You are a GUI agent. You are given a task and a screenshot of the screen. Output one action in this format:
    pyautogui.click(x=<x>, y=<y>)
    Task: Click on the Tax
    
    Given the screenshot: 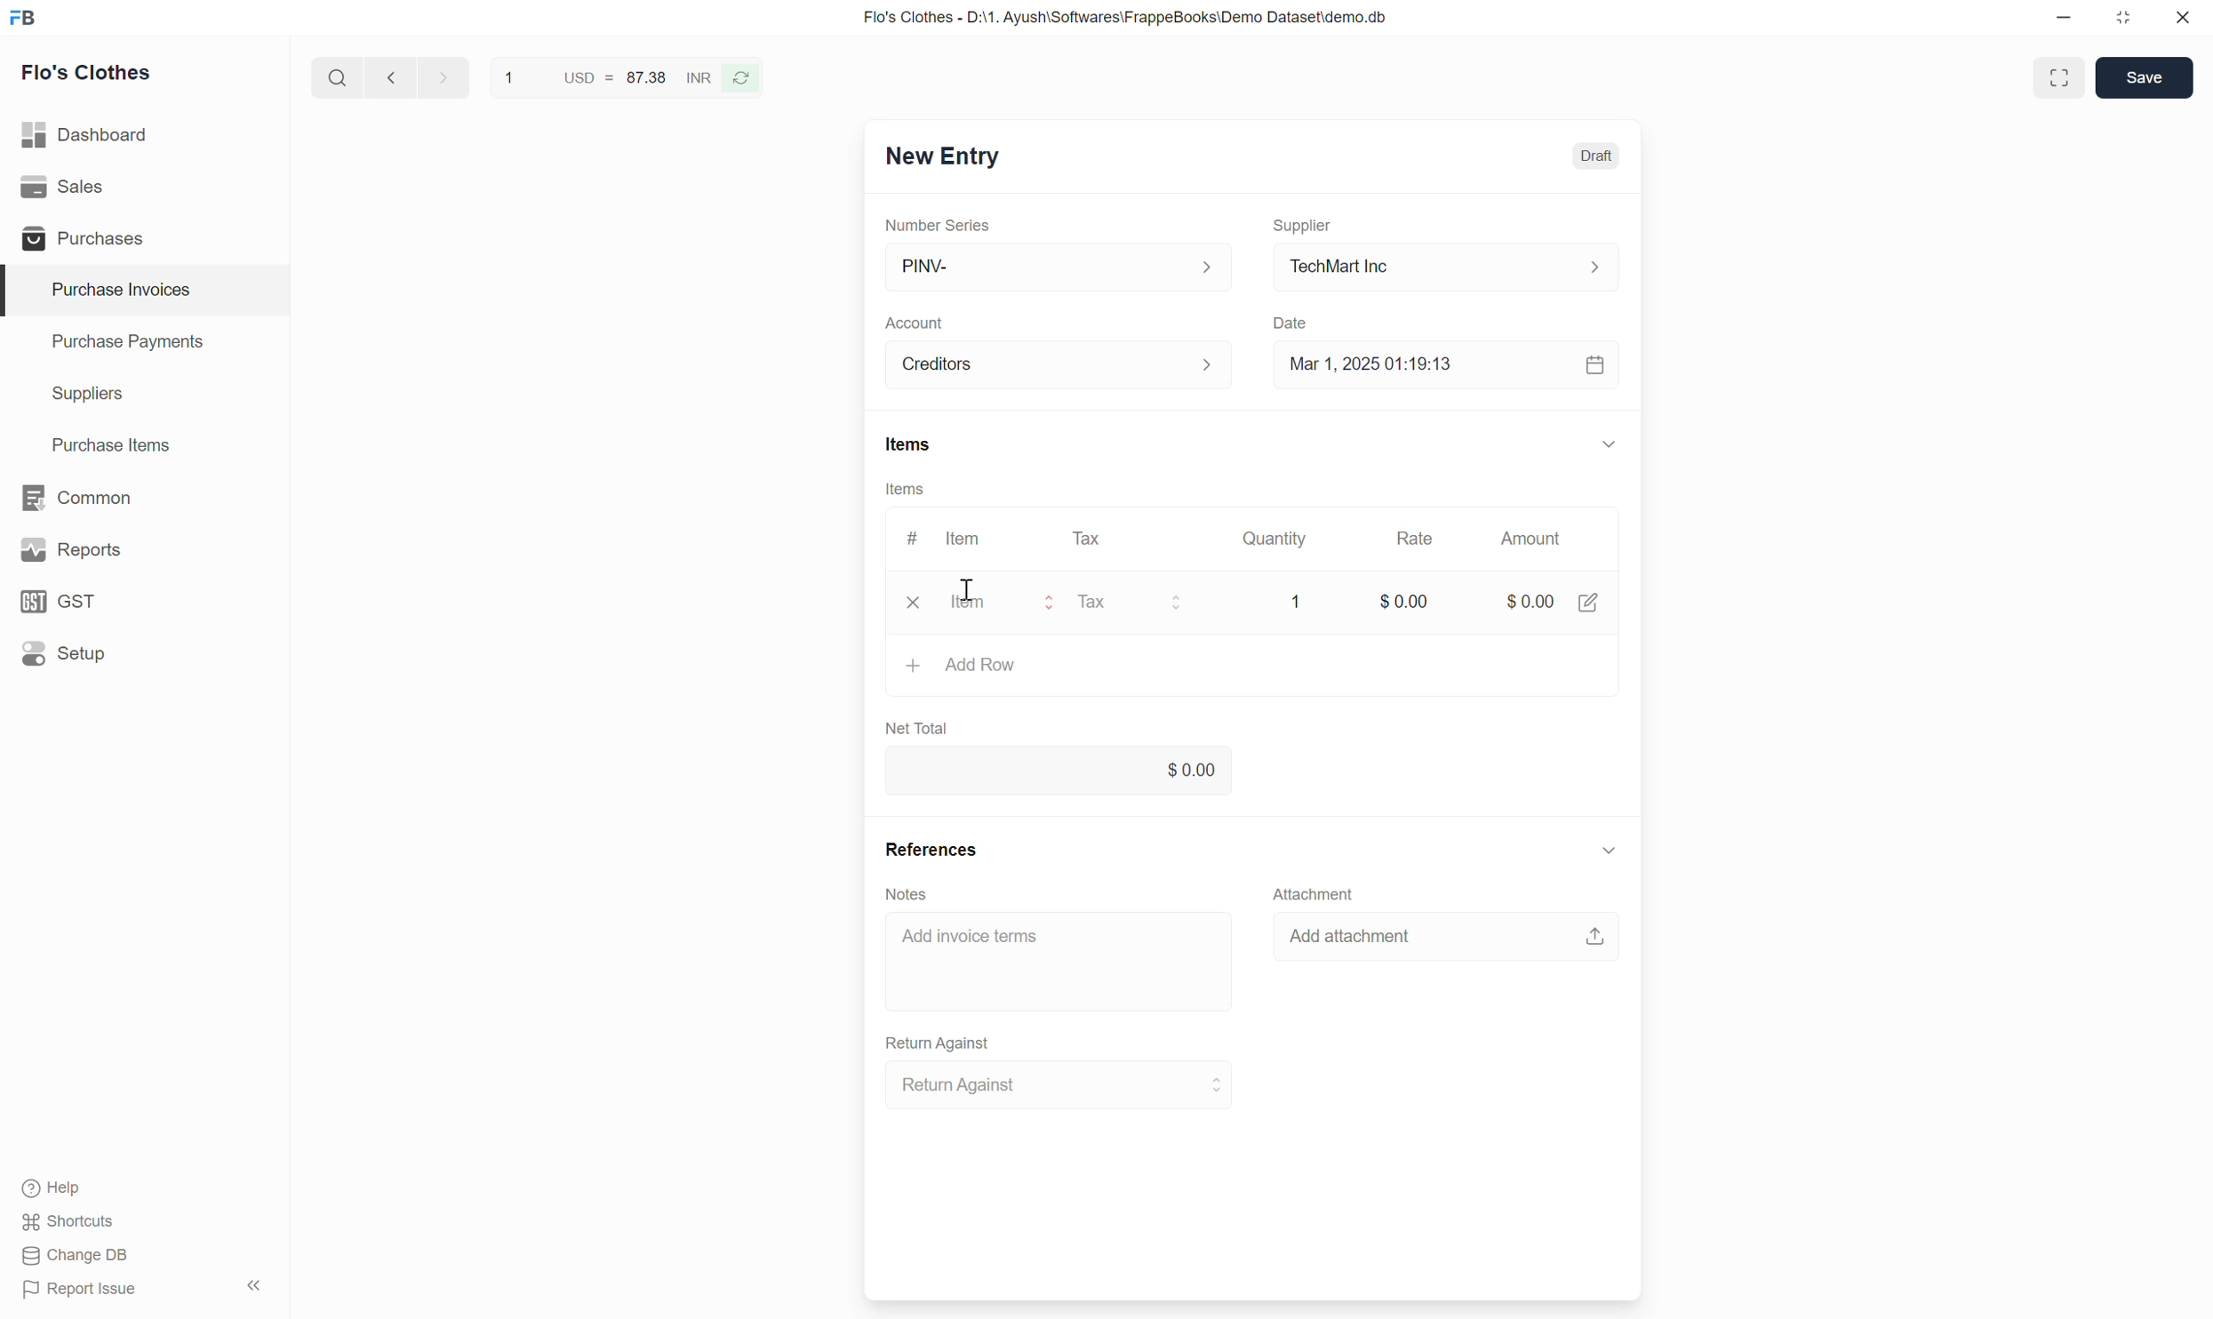 What is the action you would take?
    pyautogui.click(x=1089, y=538)
    